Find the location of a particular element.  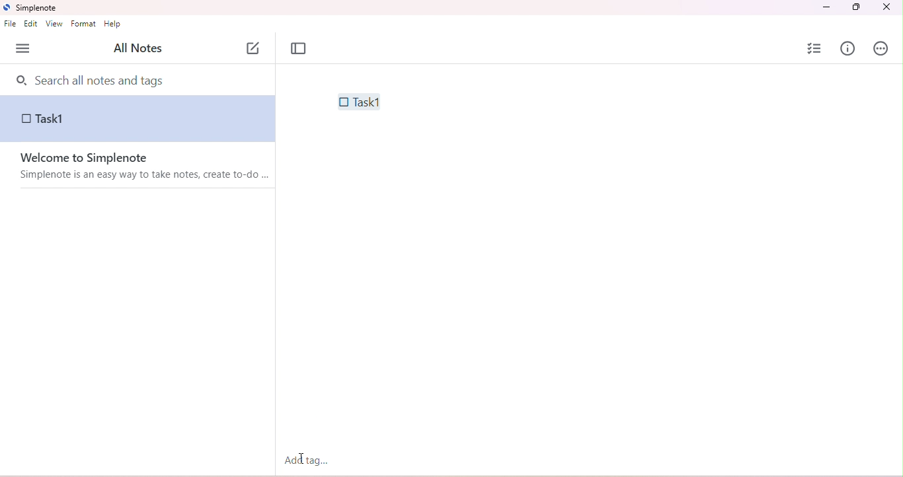

minimize is located at coordinates (828, 7).